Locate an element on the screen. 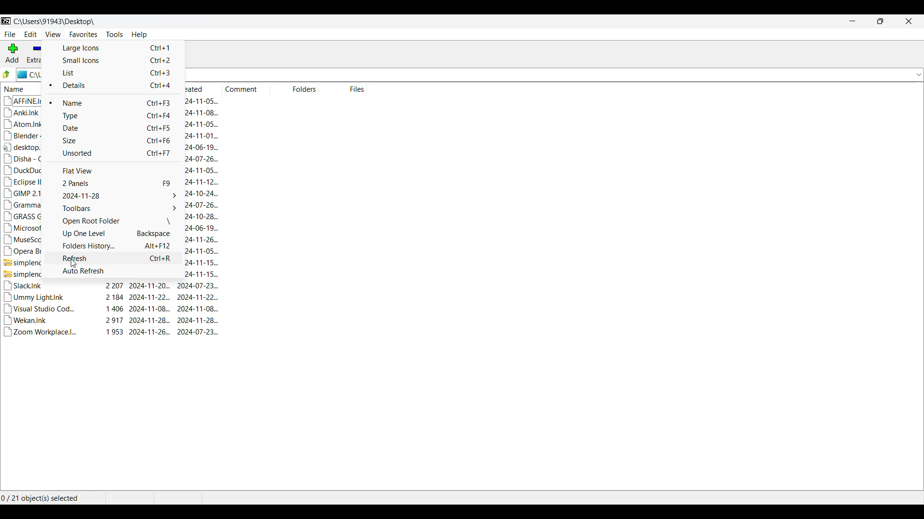 This screenshot has width=924, height=519. Visual Studio Cod... 1406 2024-11-08.. 2024-11-08... is located at coordinates (115, 309).